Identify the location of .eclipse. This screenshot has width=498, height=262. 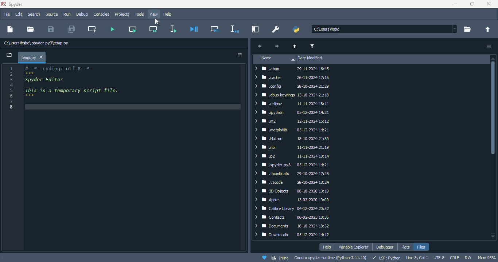
(292, 104).